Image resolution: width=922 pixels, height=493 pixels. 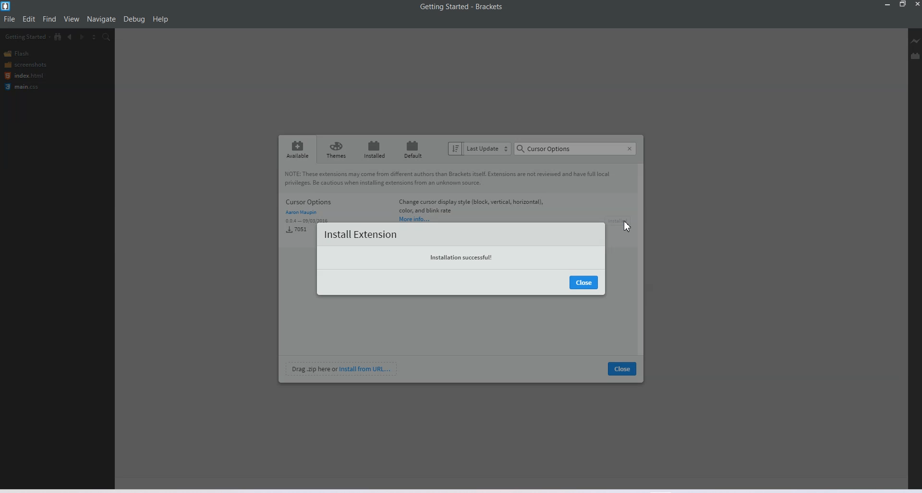 What do you see at coordinates (916, 4) in the screenshot?
I see `Close` at bounding box center [916, 4].